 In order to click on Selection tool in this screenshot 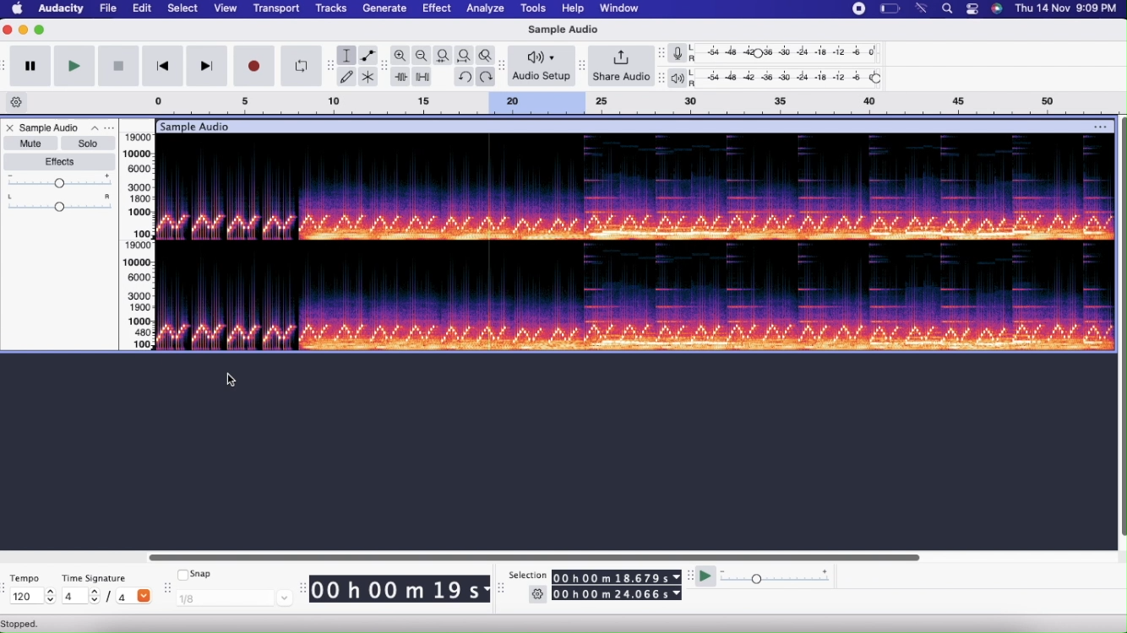, I will do `click(347, 56)`.